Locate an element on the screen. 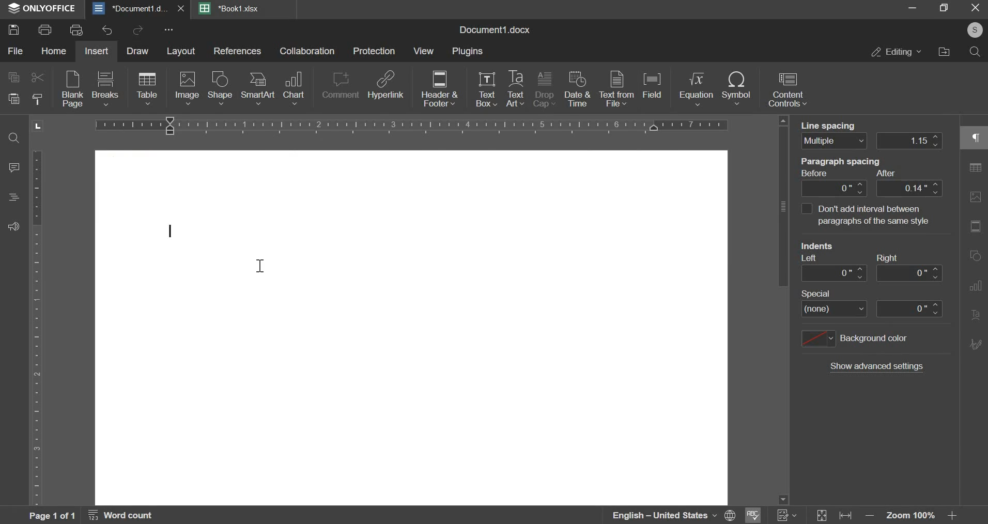  copy style is located at coordinates (38, 99).